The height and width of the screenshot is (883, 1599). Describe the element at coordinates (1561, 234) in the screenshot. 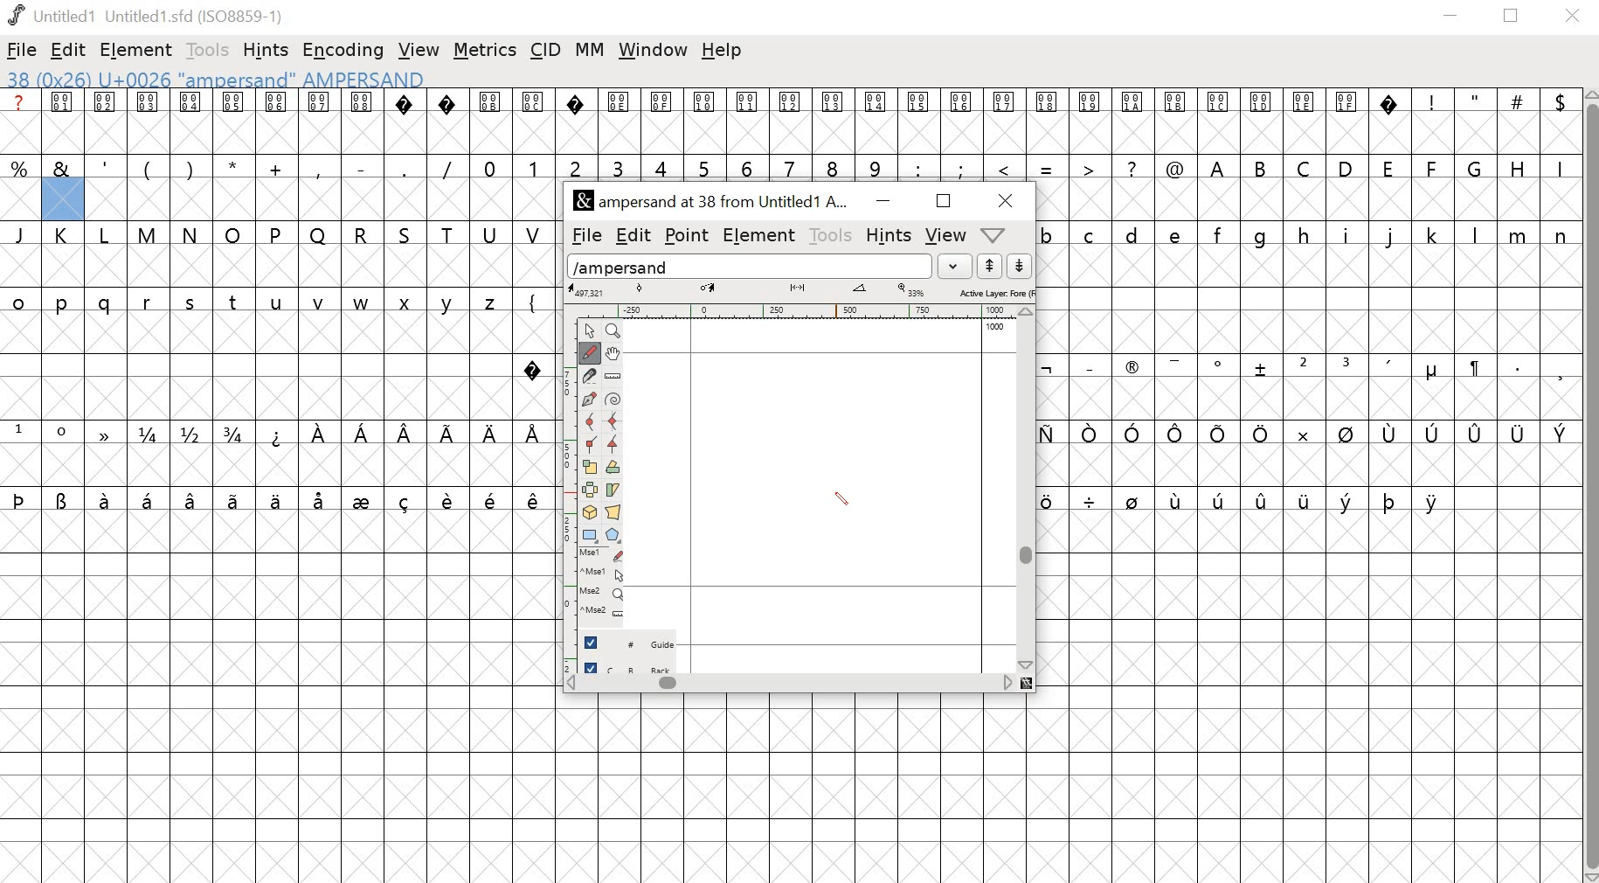

I see `n` at that location.